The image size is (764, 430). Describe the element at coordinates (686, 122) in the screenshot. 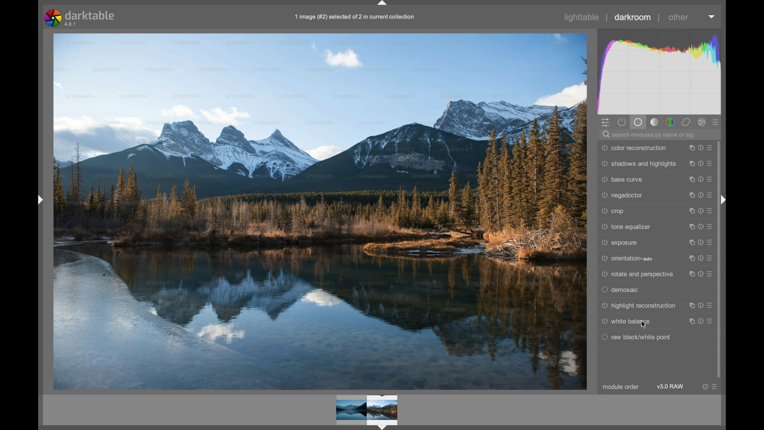

I see `corrector` at that location.